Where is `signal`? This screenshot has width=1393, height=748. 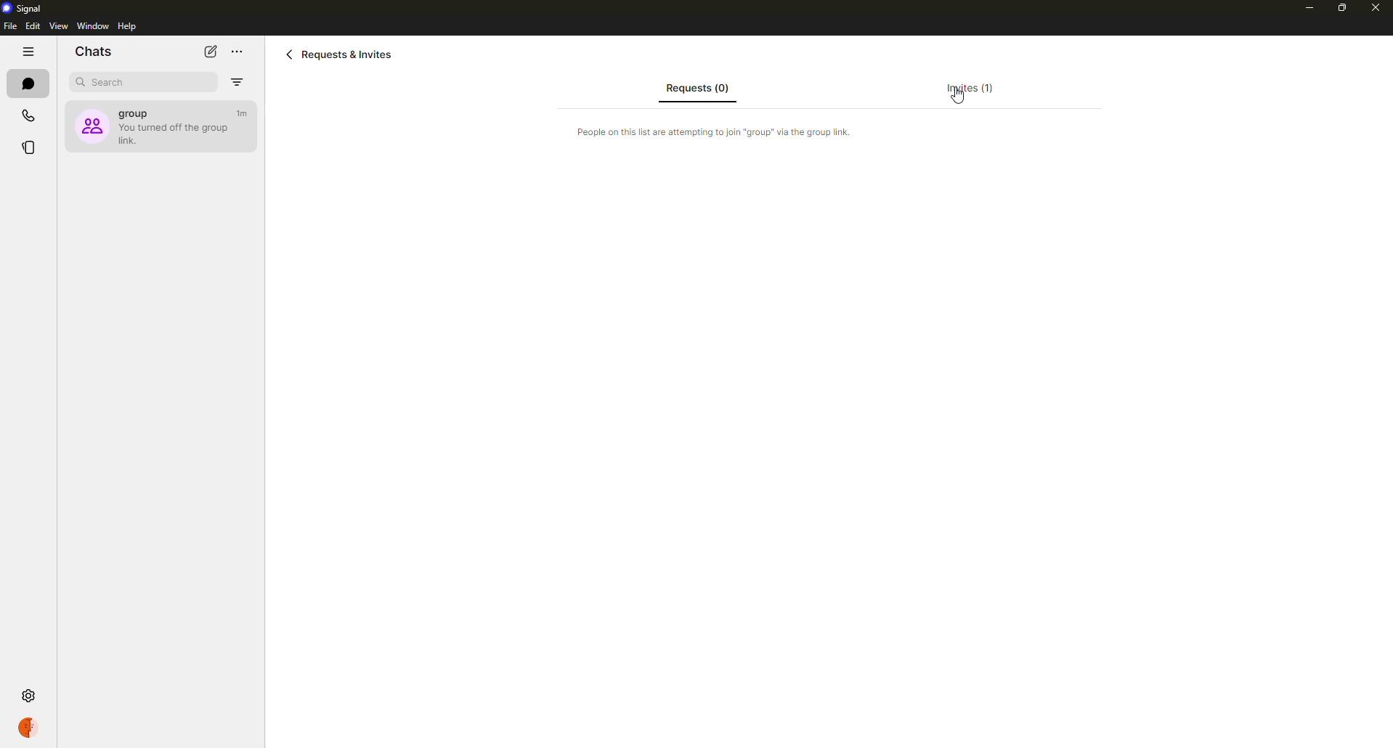
signal is located at coordinates (27, 10).